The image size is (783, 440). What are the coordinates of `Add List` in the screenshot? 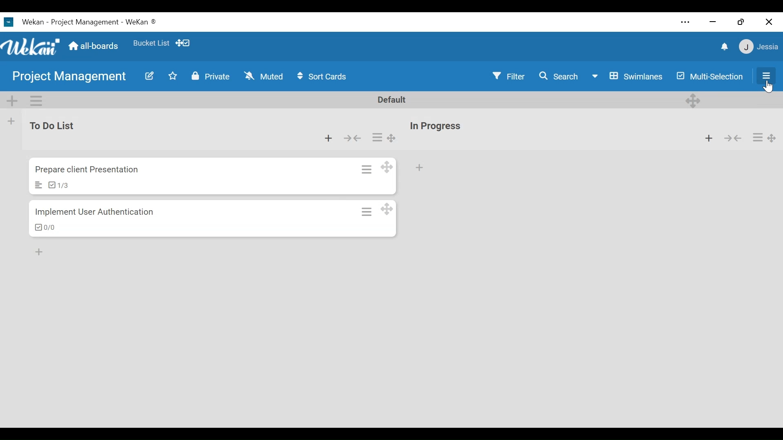 It's located at (11, 122).